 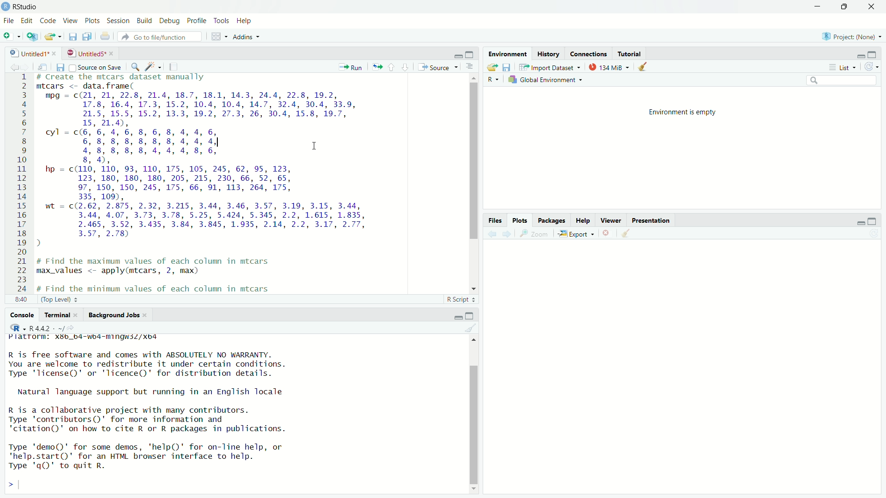 What do you see at coordinates (459, 298) in the screenshot?
I see `R Script ` at bounding box center [459, 298].